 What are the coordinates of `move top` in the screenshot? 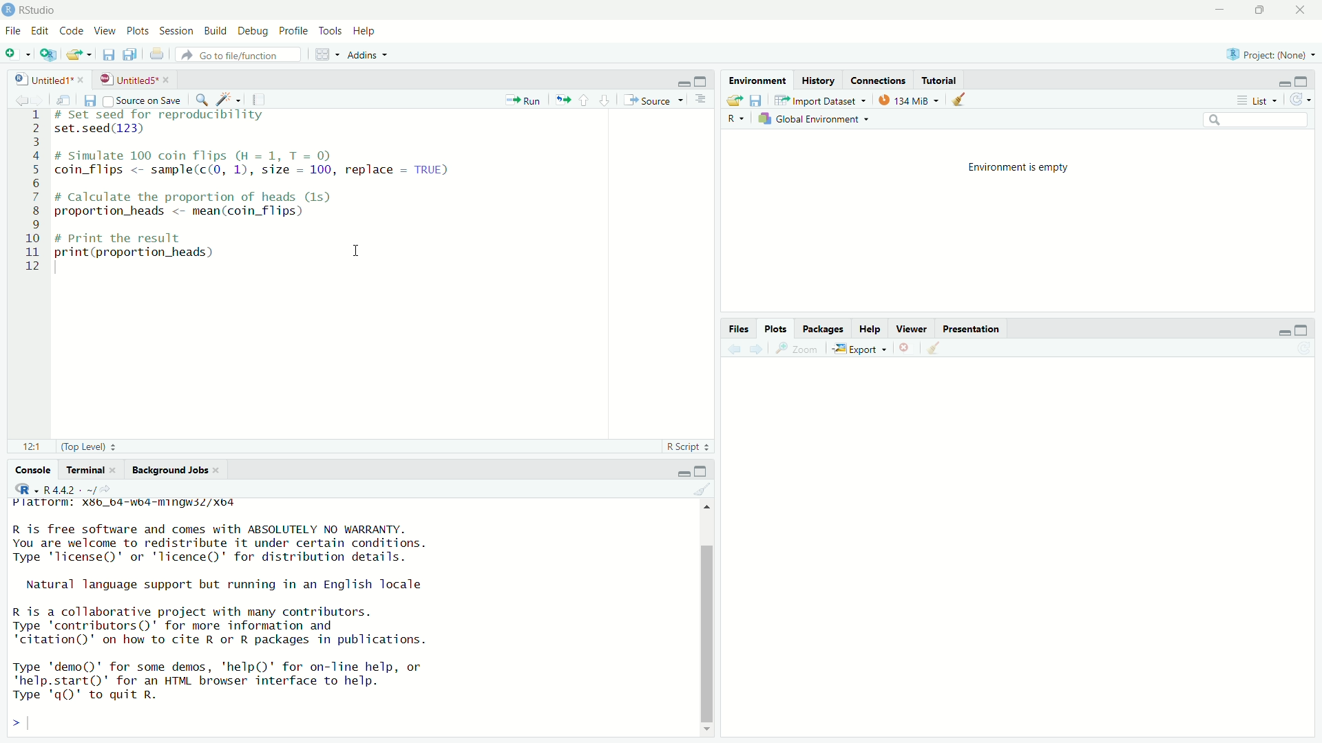 It's located at (709, 512).